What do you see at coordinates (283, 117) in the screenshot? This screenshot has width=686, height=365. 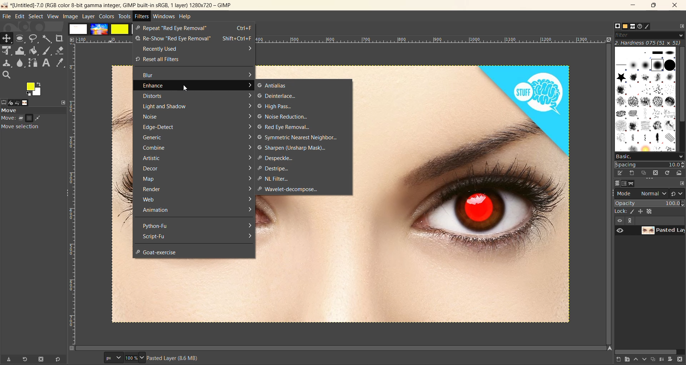 I see `noise reduction` at bounding box center [283, 117].